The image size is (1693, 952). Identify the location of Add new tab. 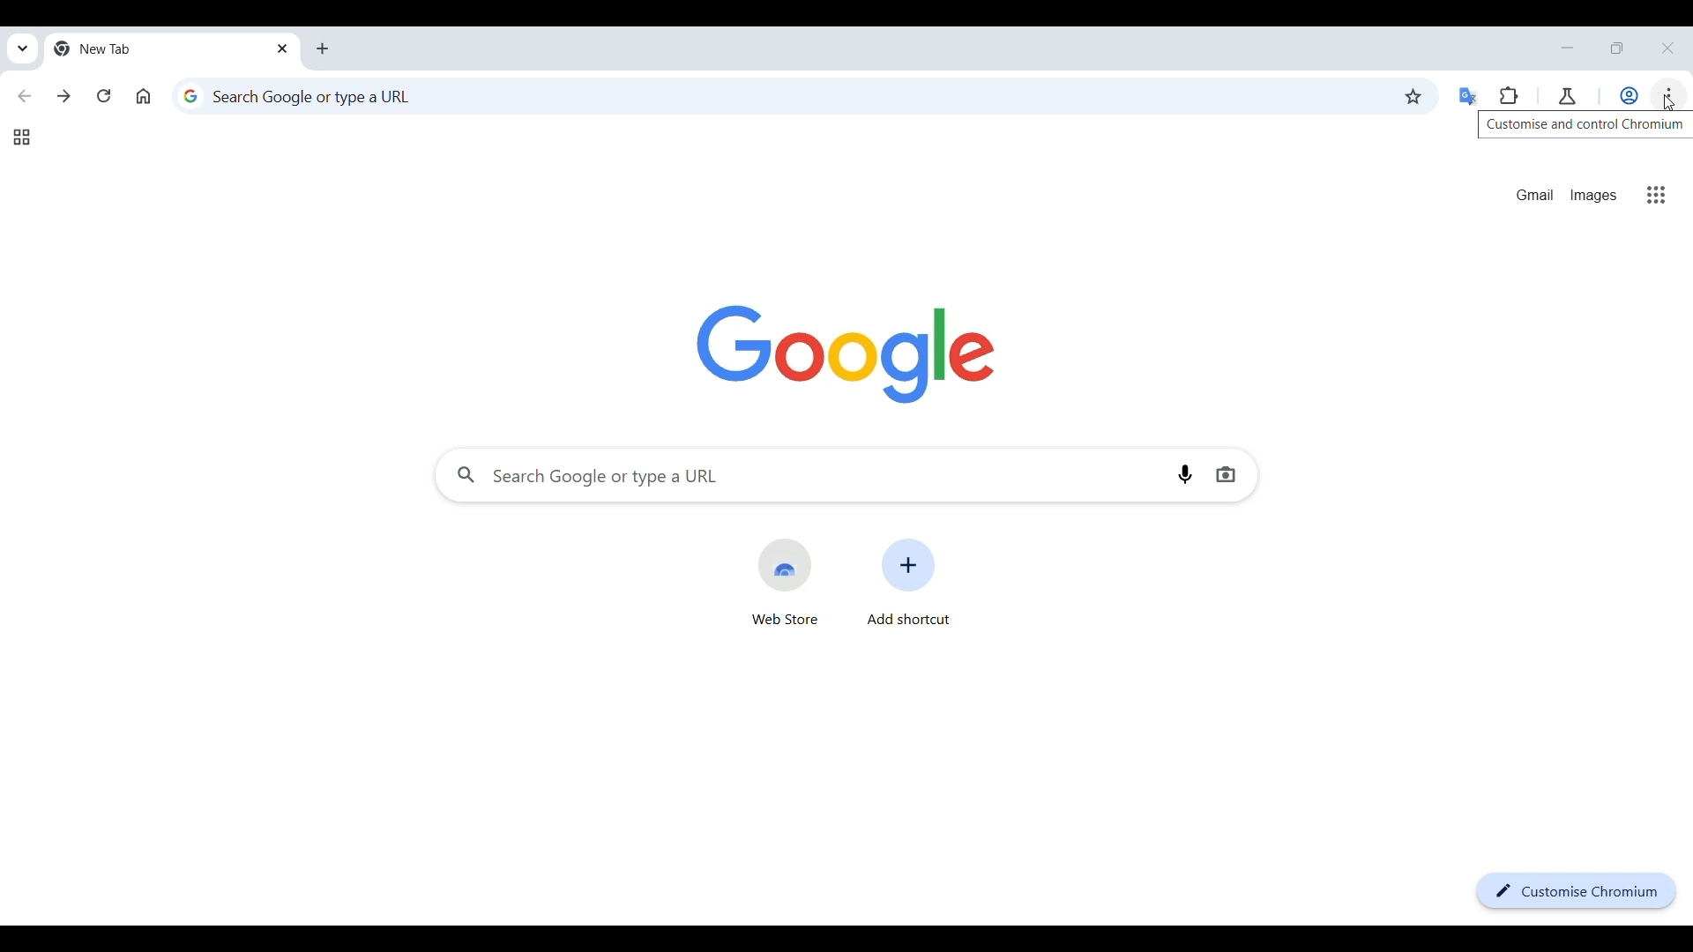
(323, 48).